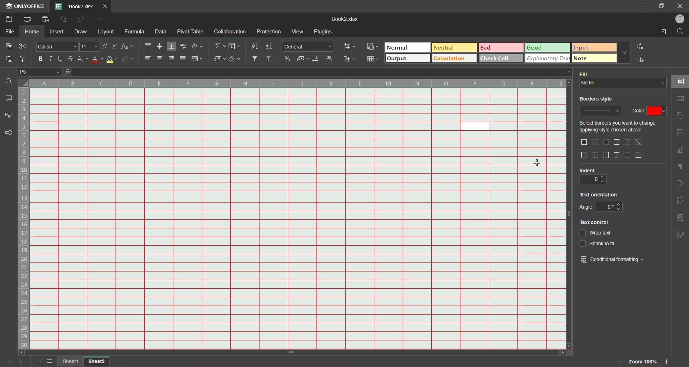 The width and height of the screenshot is (689, 367). I want to click on P5, so click(41, 72).